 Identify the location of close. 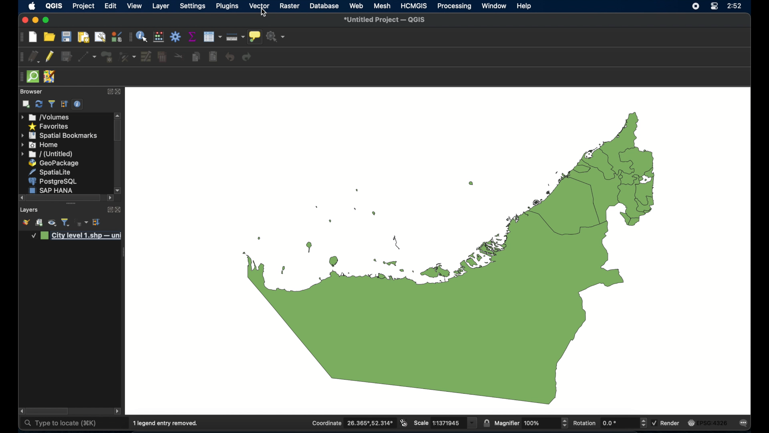
(119, 92).